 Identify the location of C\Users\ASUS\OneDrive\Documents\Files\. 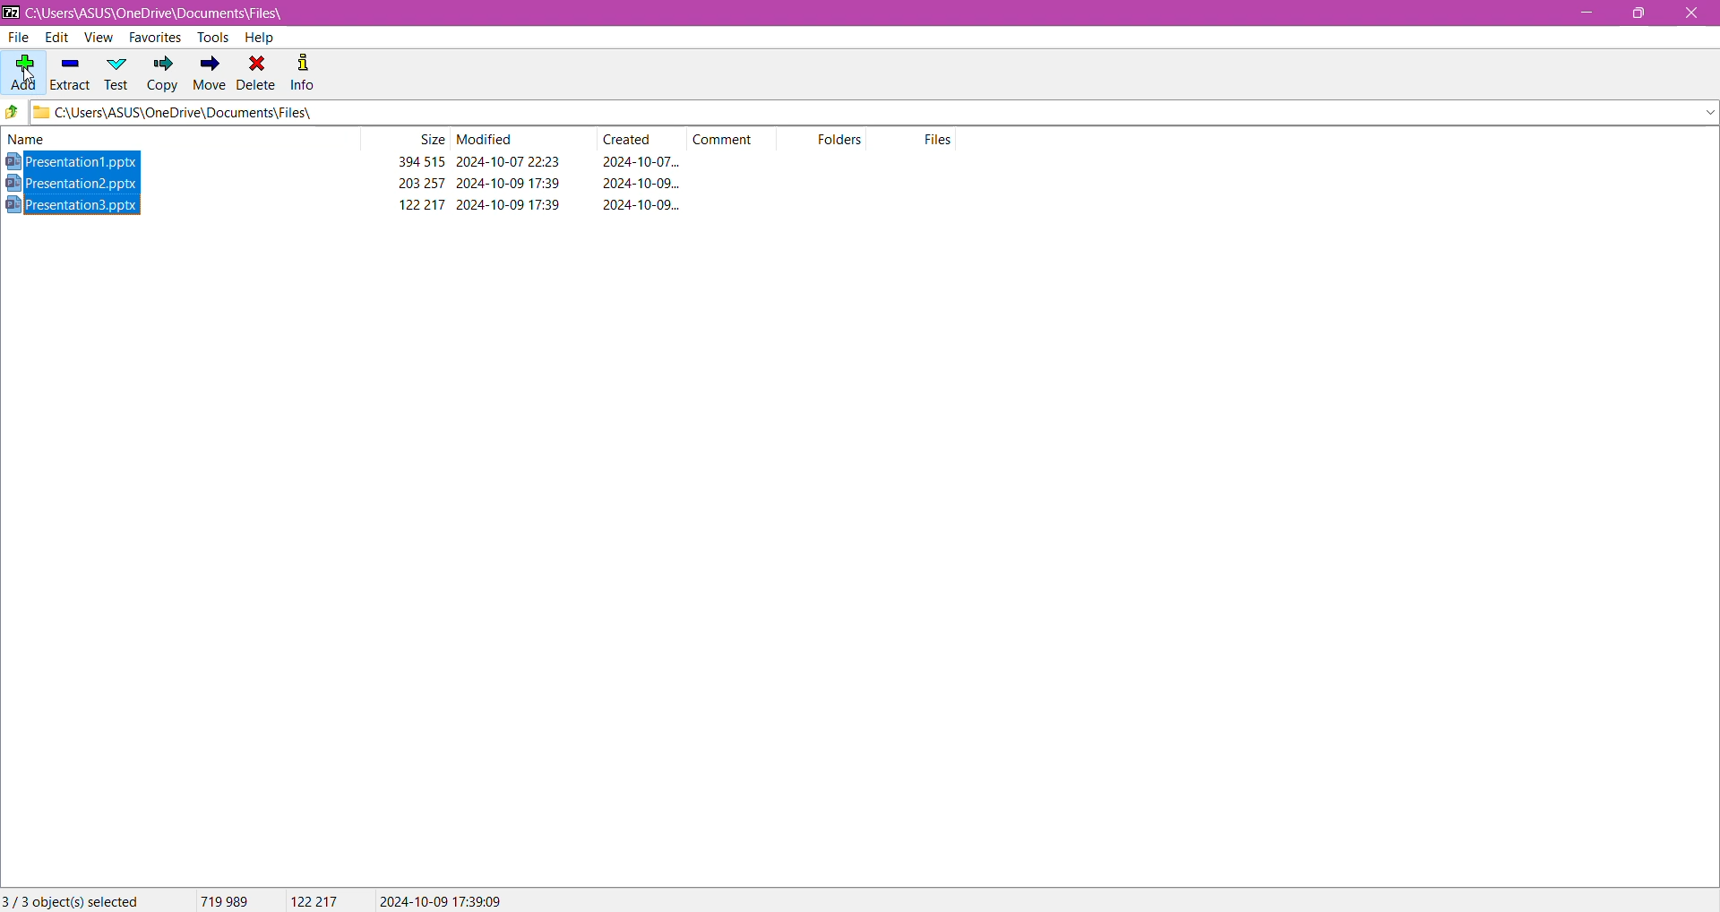
(205, 114).